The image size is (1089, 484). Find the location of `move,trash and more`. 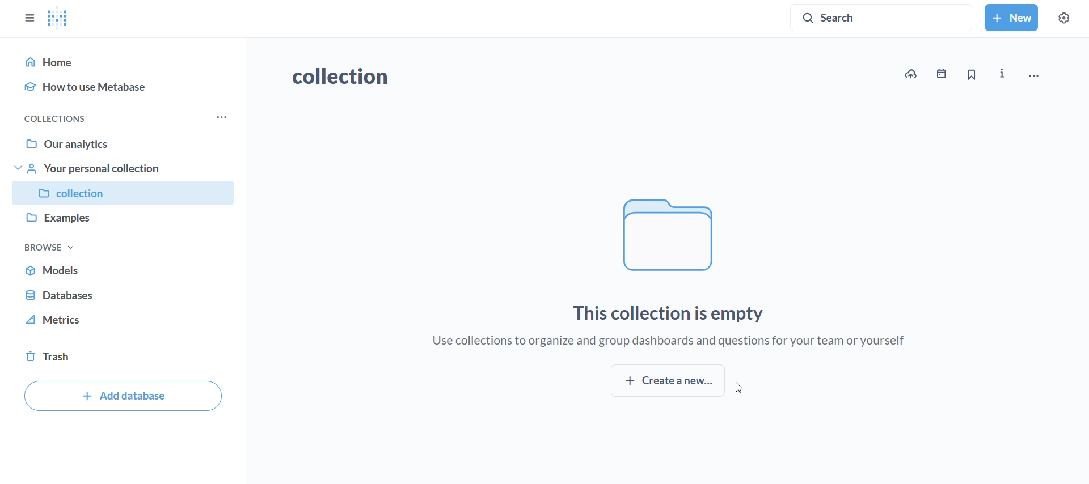

move,trash and more is located at coordinates (1045, 72).